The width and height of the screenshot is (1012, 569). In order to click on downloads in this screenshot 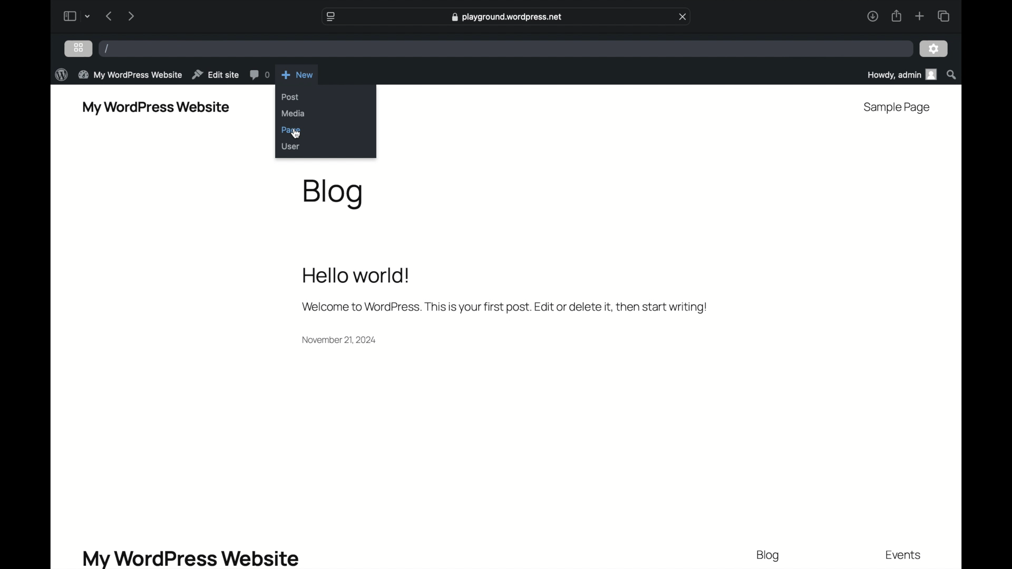, I will do `click(873, 16)`.